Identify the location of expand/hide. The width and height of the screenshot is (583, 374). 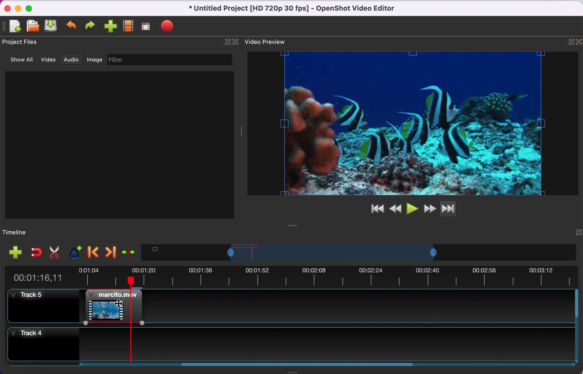
(224, 43).